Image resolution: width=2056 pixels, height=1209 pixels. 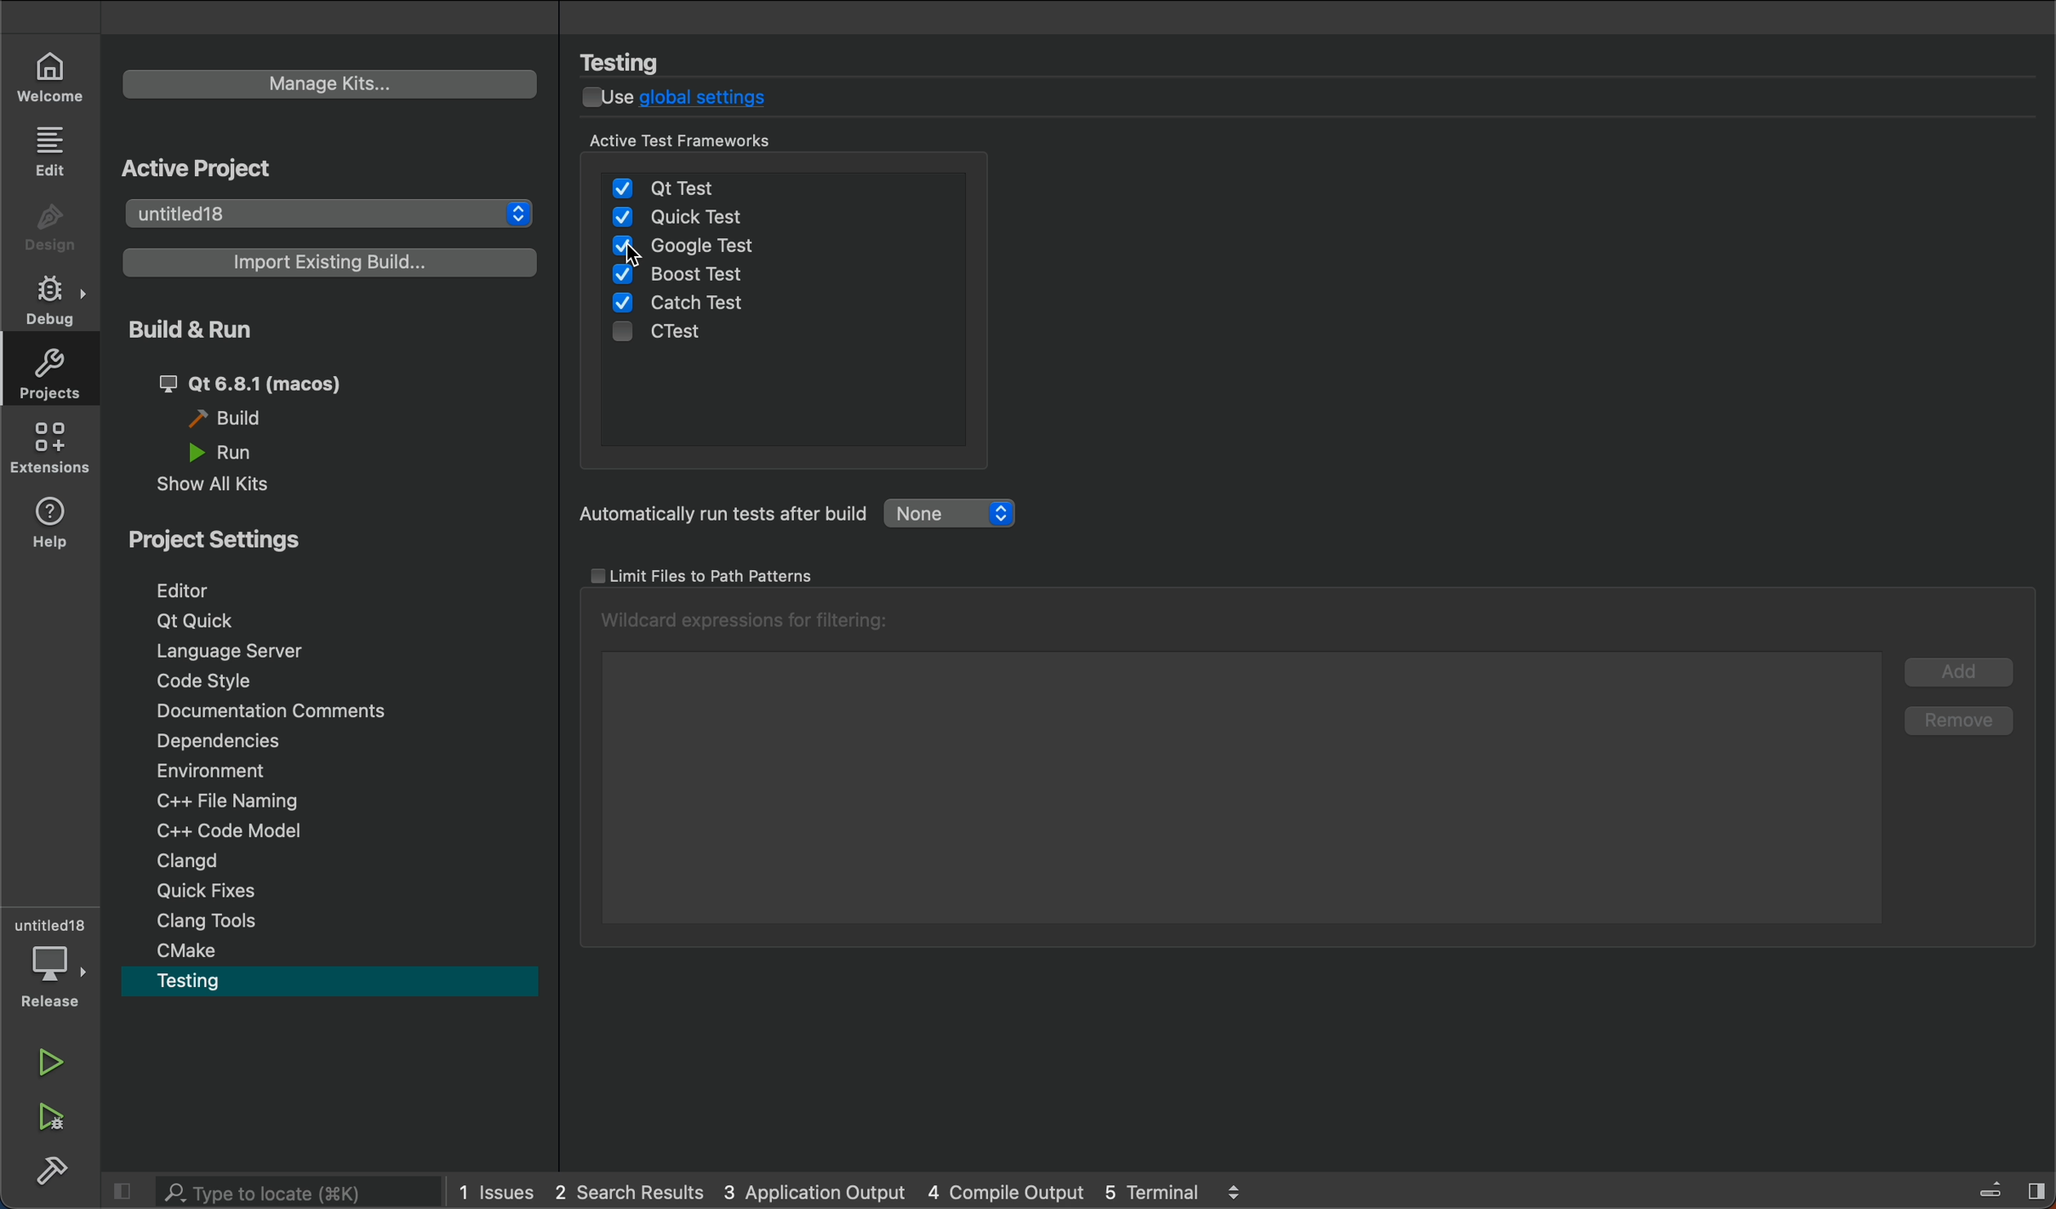 What do you see at coordinates (53, 962) in the screenshot?
I see `debugger` at bounding box center [53, 962].